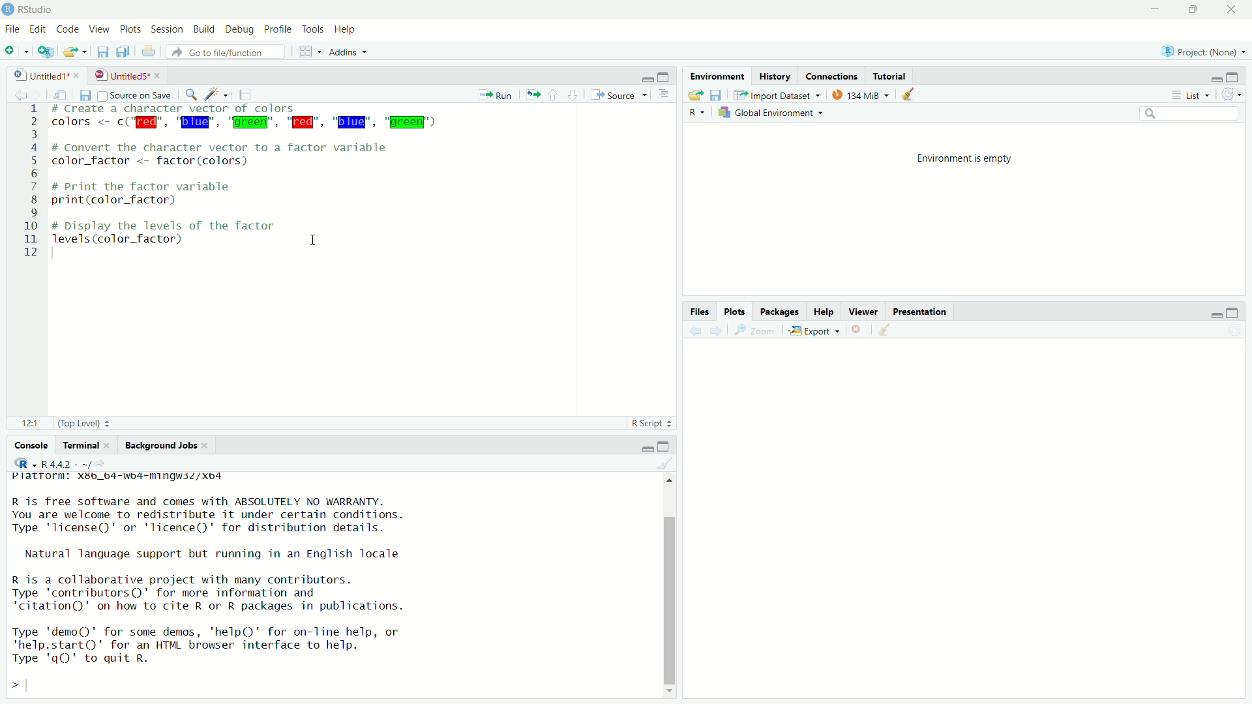 The width and height of the screenshot is (1252, 704). I want to click on Tutorial, so click(889, 76).